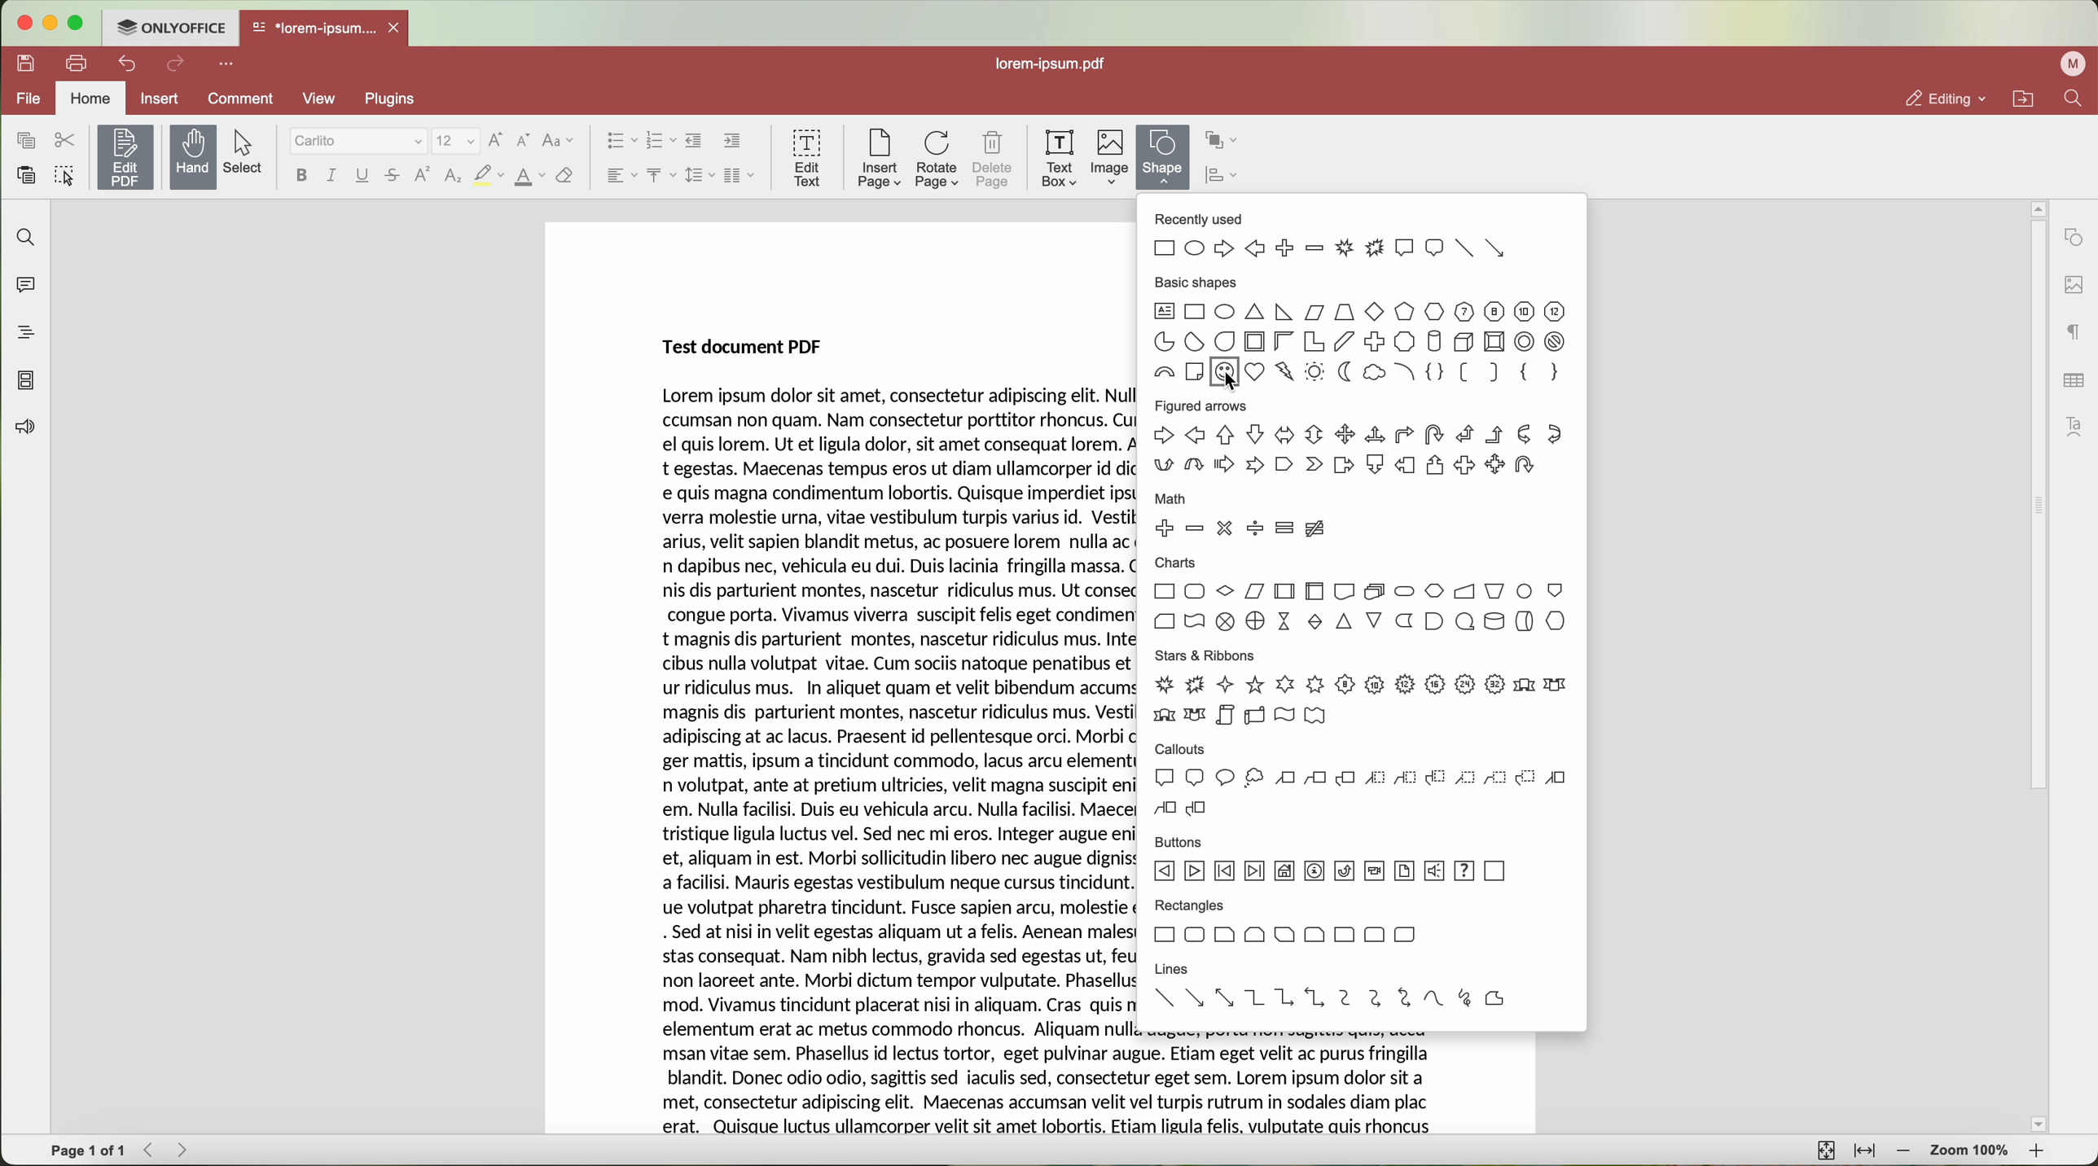 This screenshot has height=1166, width=2098. What do you see at coordinates (193, 156) in the screenshot?
I see `hand` at bounding box center [193, 156].